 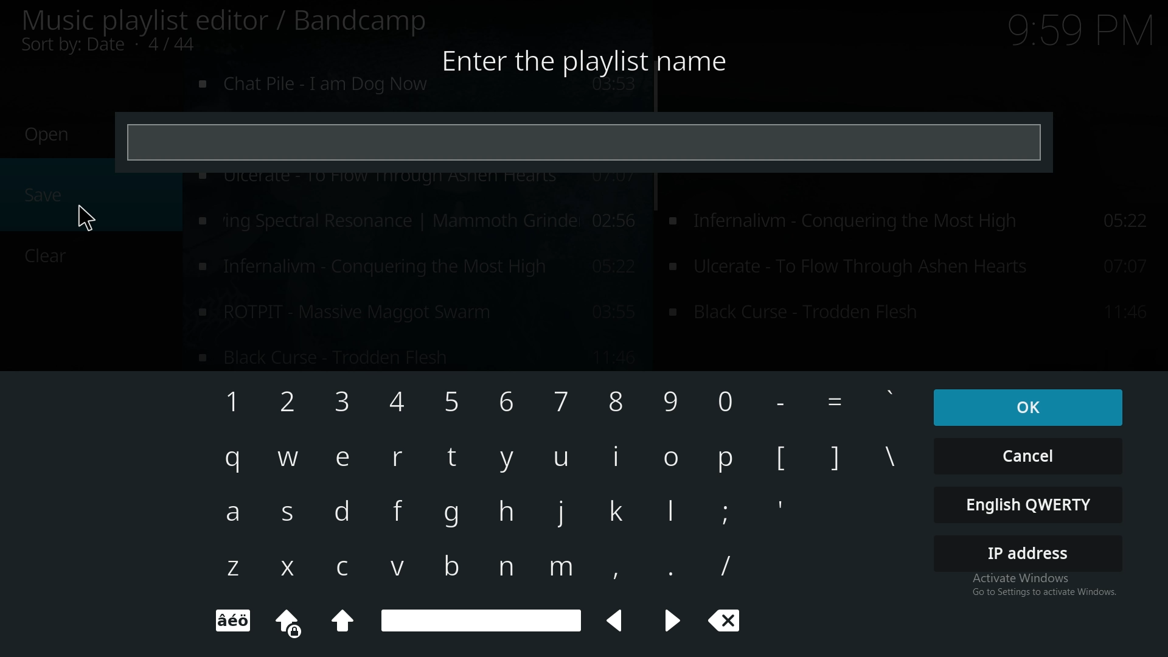 I want to click on keyboard input, so click(x=784, y=403).